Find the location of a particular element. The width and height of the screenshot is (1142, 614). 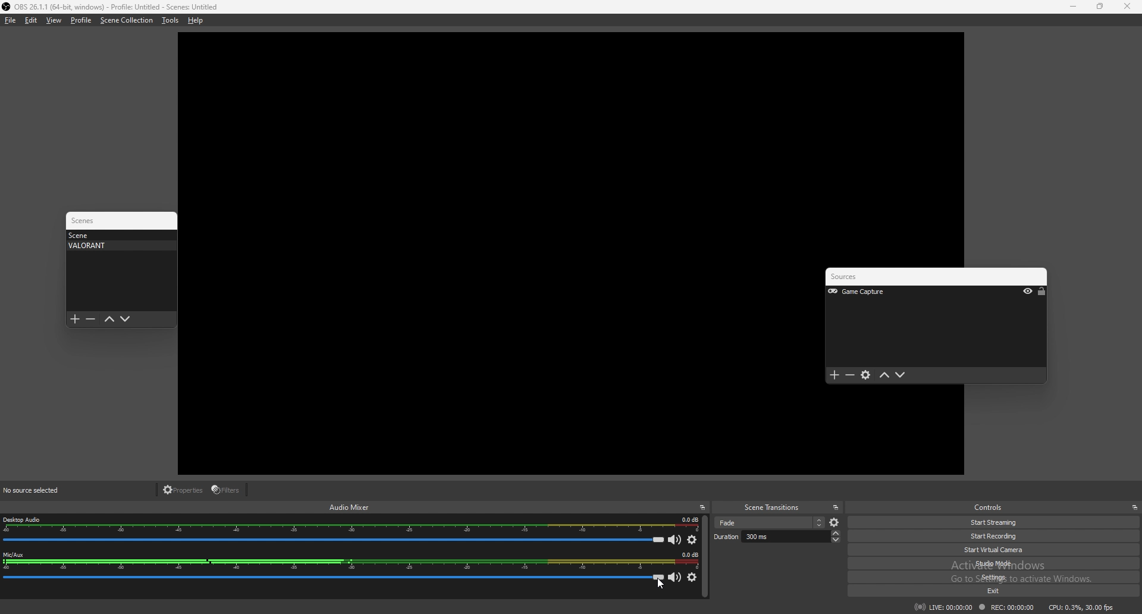

mic/aux bar is located at coordinates (334, 580).